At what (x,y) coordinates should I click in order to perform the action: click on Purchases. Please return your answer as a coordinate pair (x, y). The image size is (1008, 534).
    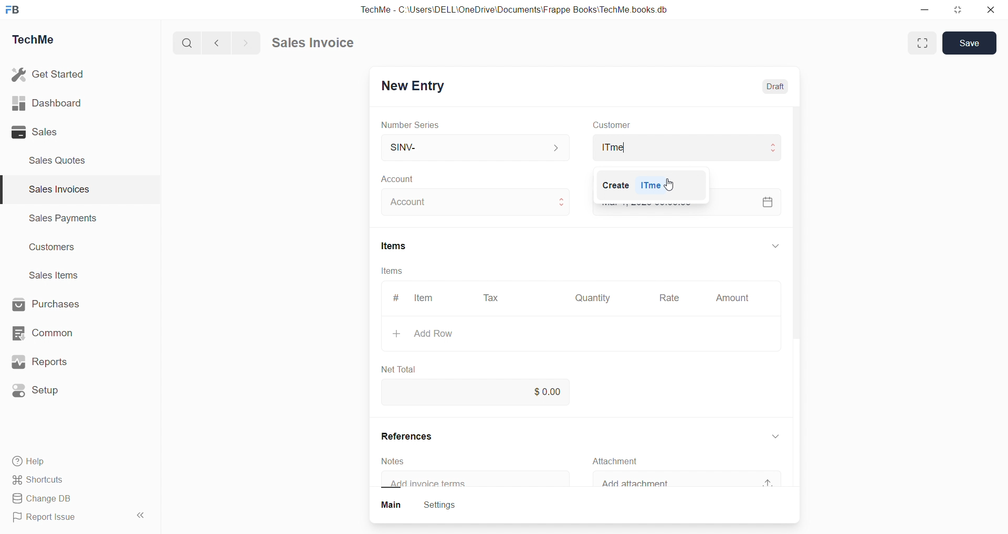
    Looking at the image, I should click on (56, 303).